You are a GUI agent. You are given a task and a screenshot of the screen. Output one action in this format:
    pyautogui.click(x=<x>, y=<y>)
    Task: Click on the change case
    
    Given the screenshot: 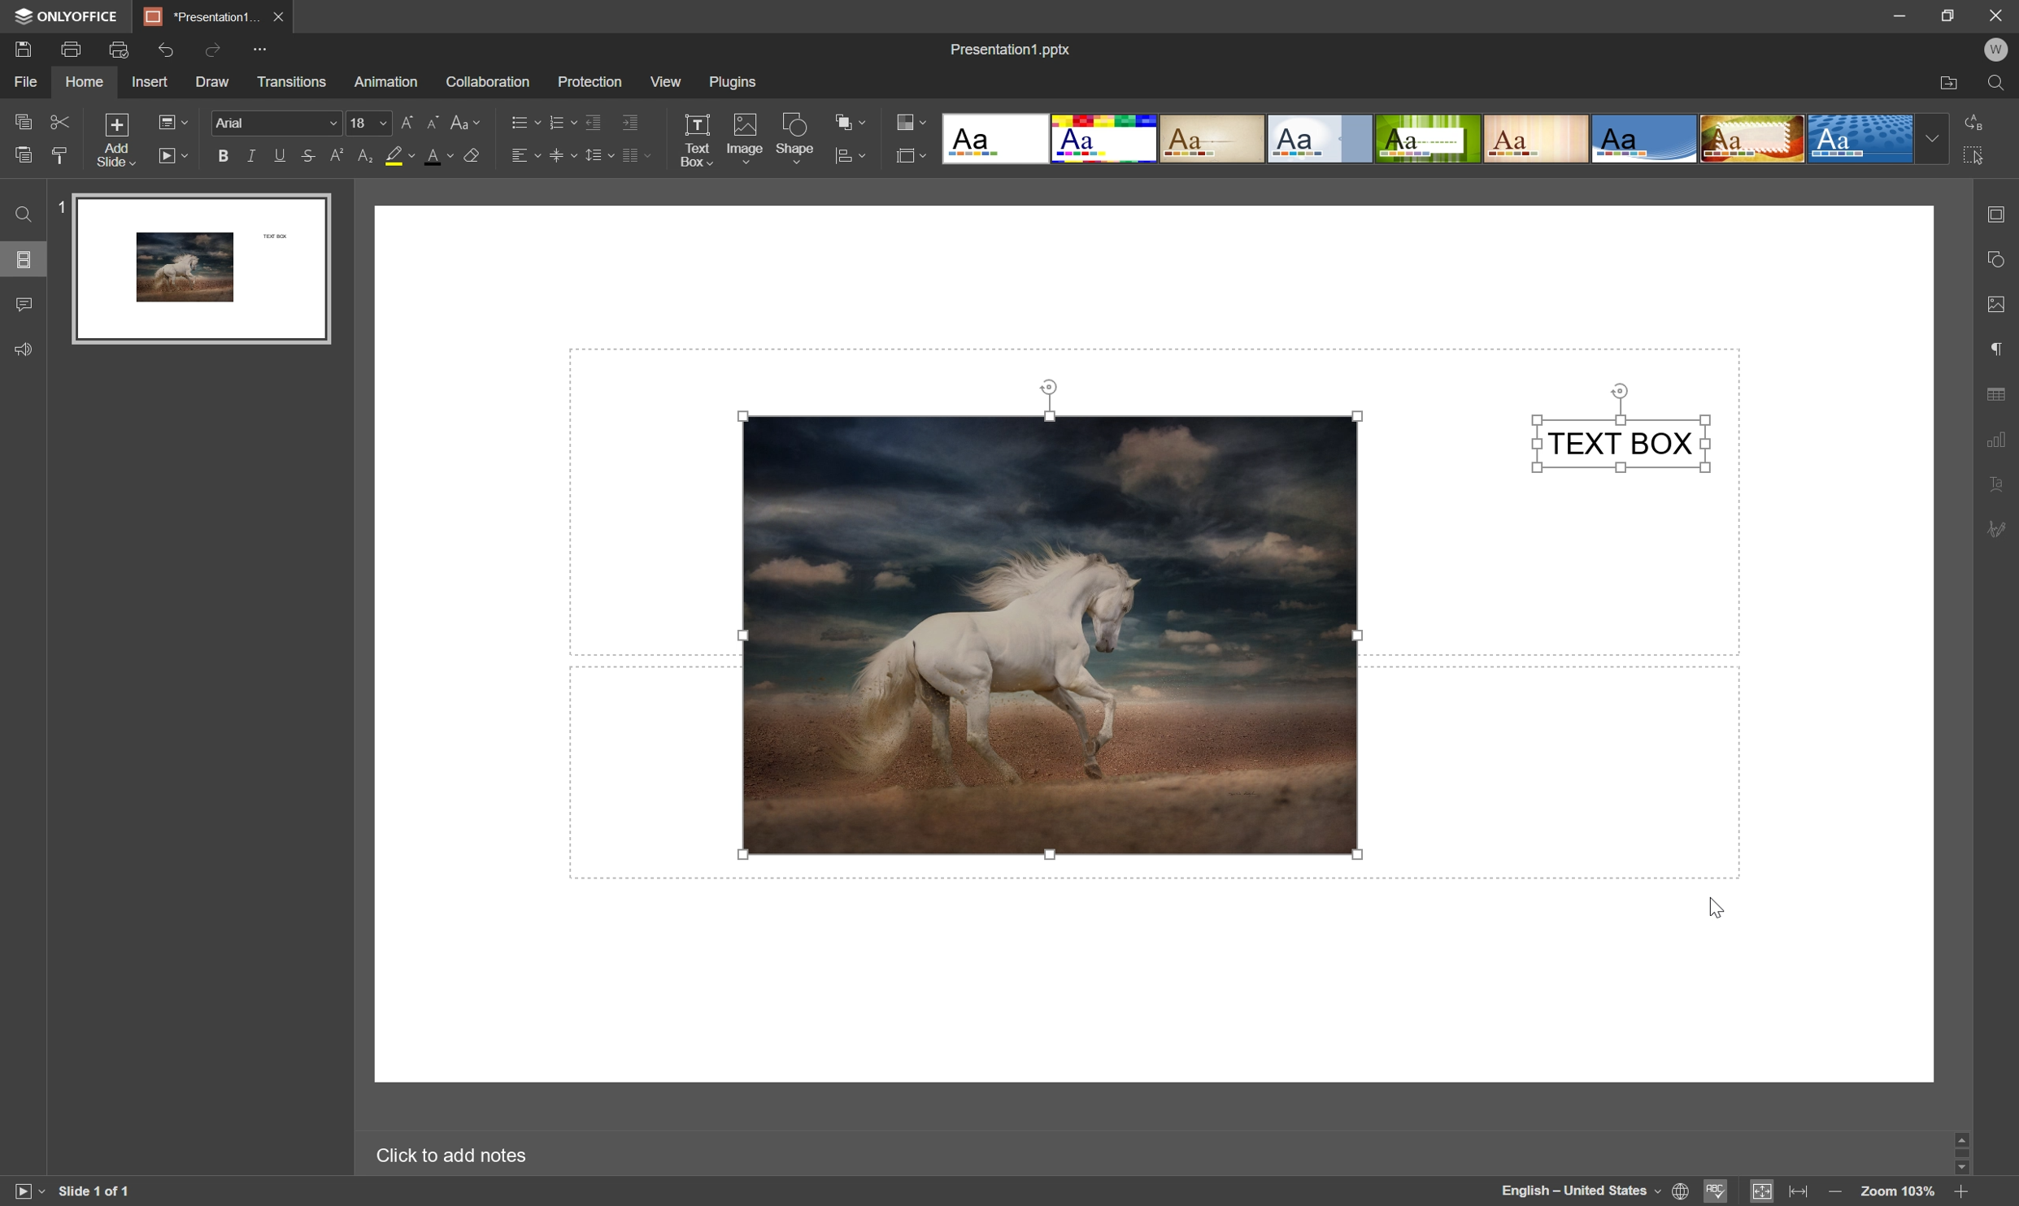 What is the action you would take?
    pyautogui.click(x=468, y=121)
    